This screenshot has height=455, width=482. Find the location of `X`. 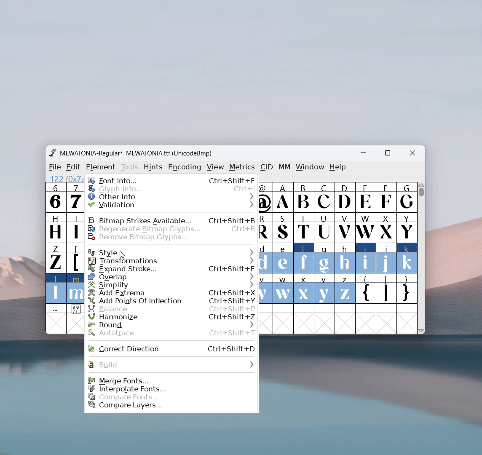

X is located at coordinates (386, 227).